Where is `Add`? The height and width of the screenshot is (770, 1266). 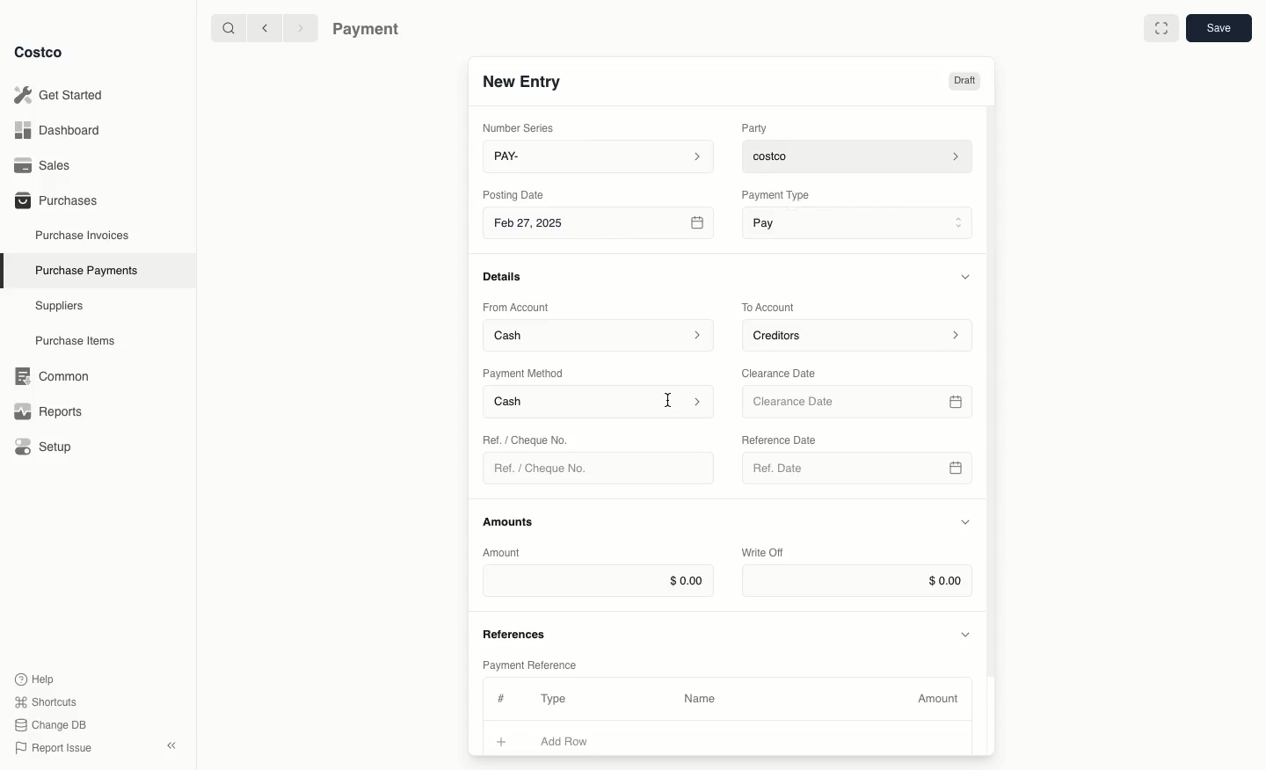
Add is located at coordinates (502, 739).